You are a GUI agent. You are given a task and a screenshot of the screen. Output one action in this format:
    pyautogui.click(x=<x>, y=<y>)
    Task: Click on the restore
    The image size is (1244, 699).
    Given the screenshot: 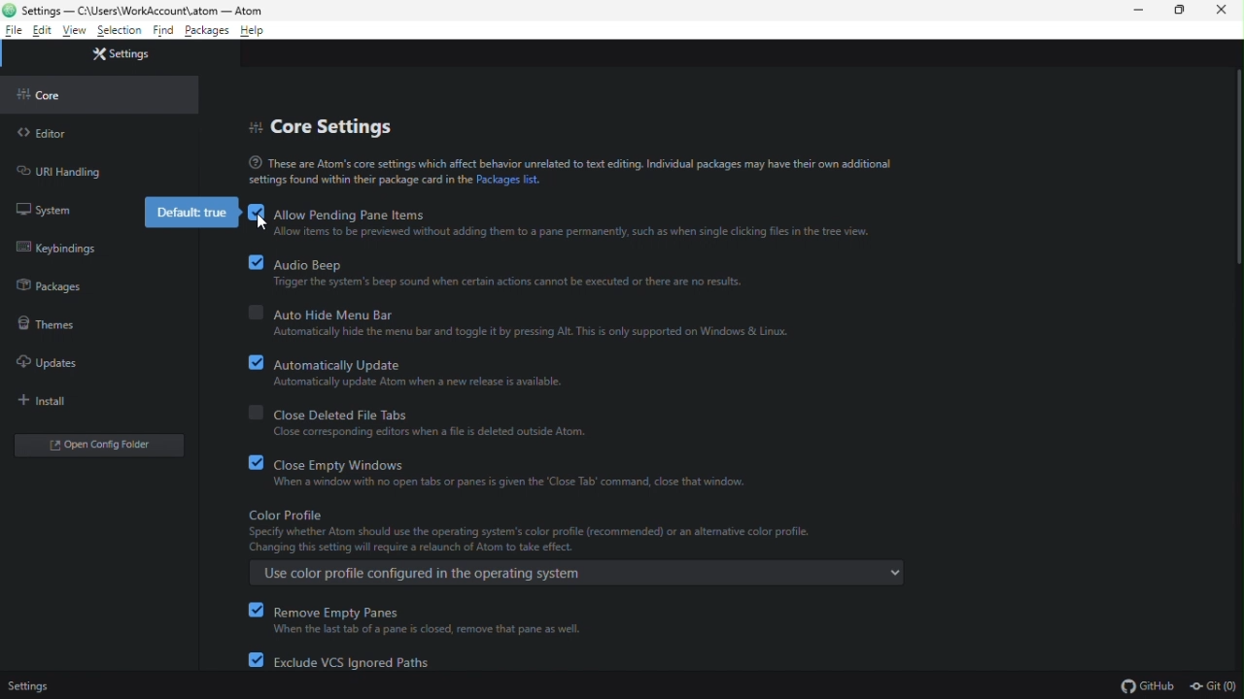 What is the action you would take?
    pyautogui.click(x=1183, y=11)
    